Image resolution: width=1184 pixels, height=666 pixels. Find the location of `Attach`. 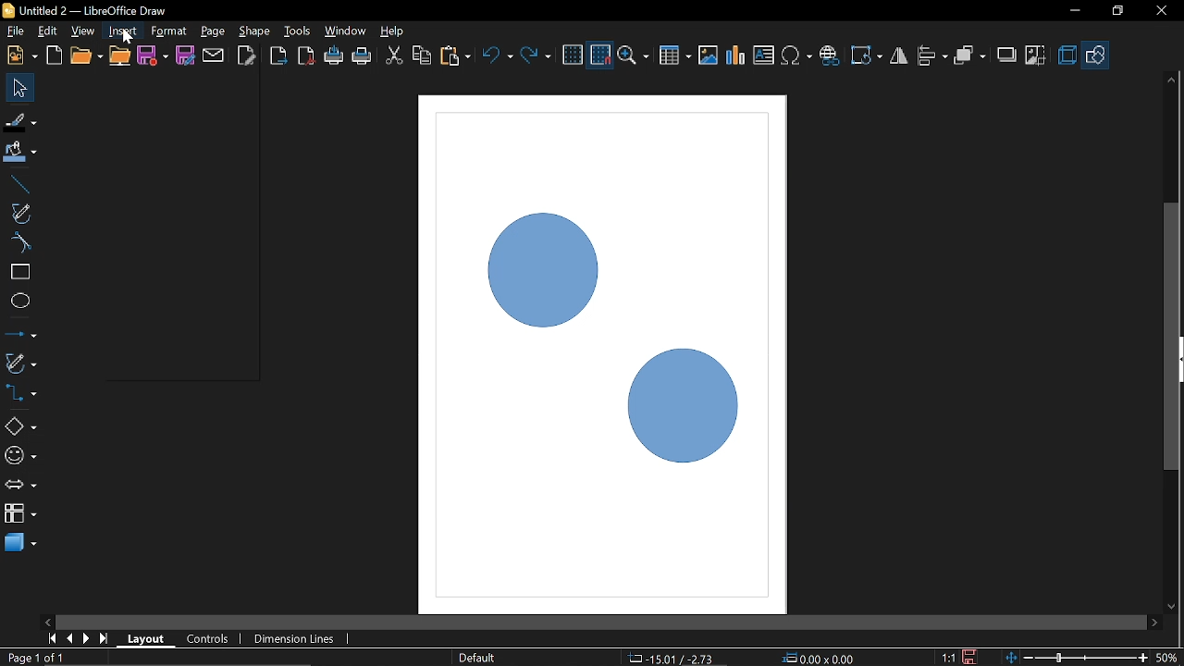

Attach is located at coordinates (215, 55).